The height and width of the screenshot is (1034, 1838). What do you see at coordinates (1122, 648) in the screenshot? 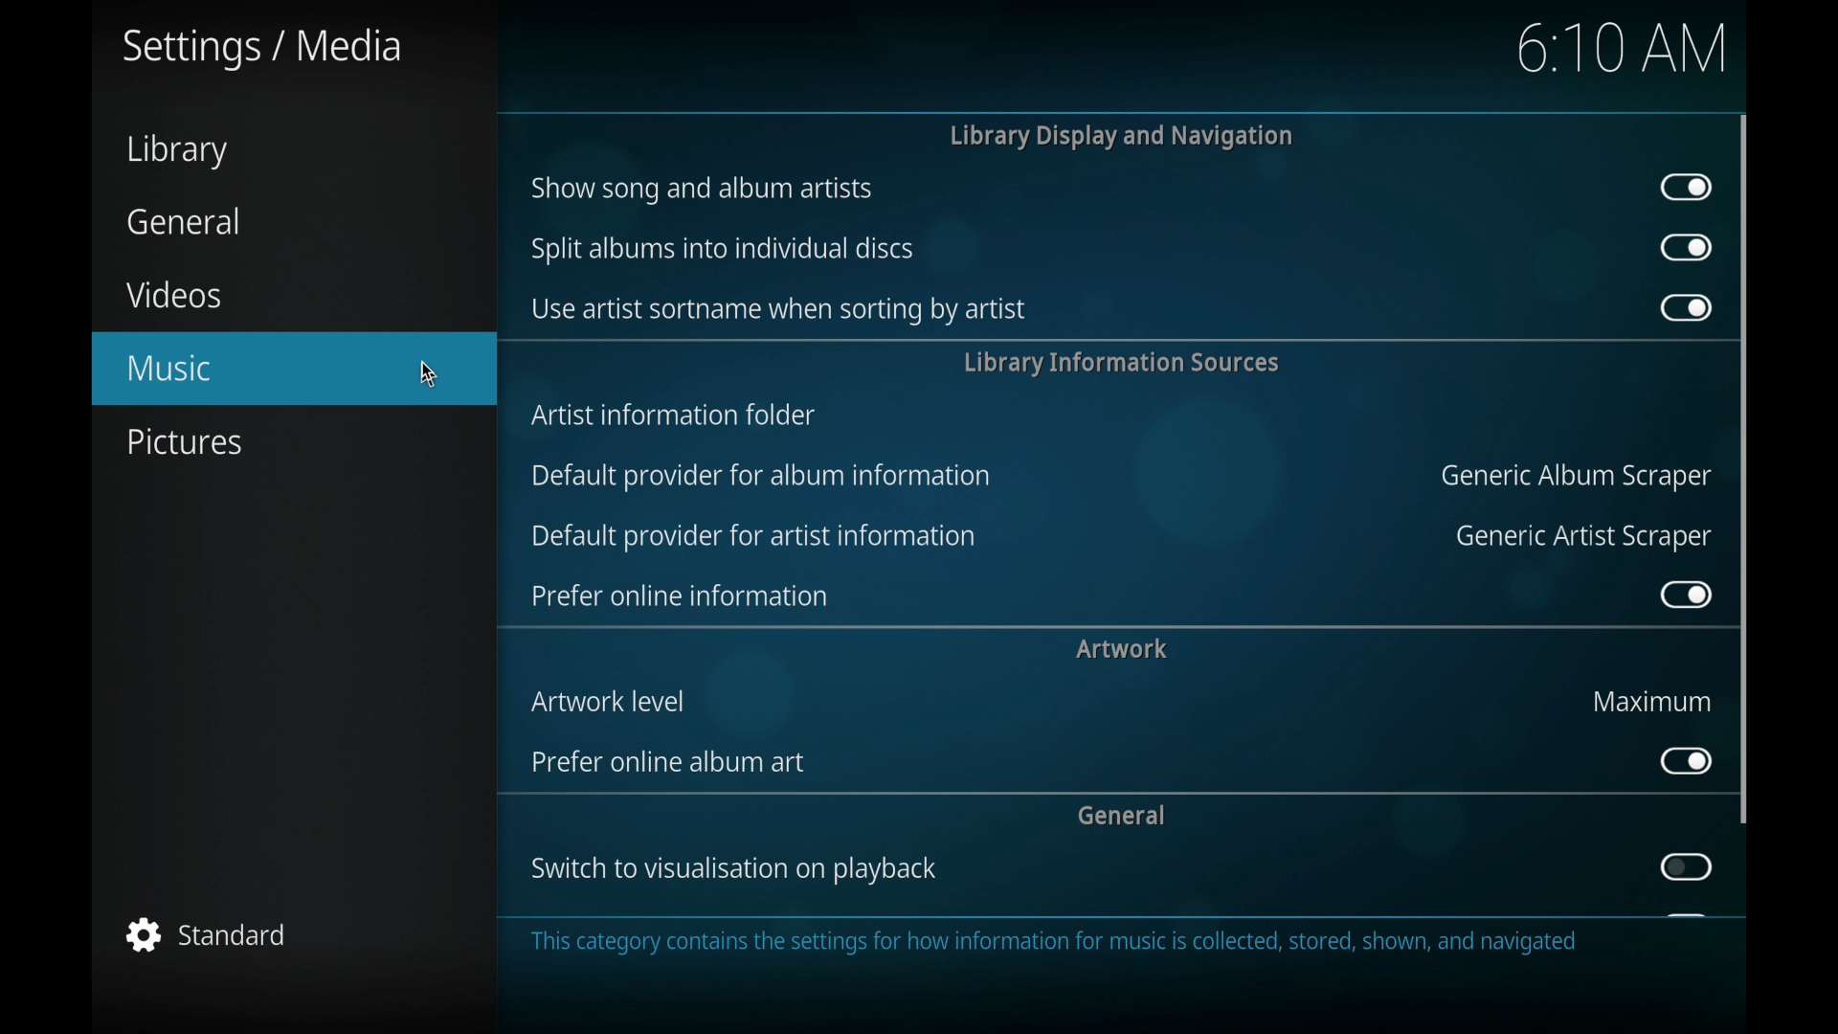
I see `artwork` at bounding box center [1122, 648].